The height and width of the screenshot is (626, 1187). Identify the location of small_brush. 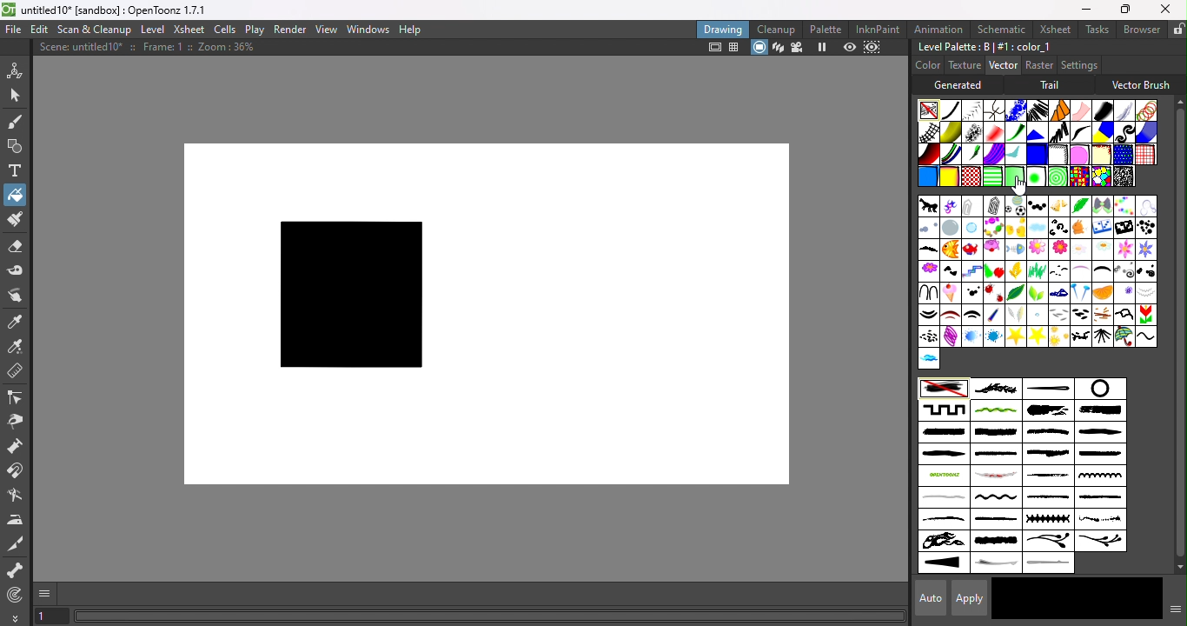
(1050, 499).